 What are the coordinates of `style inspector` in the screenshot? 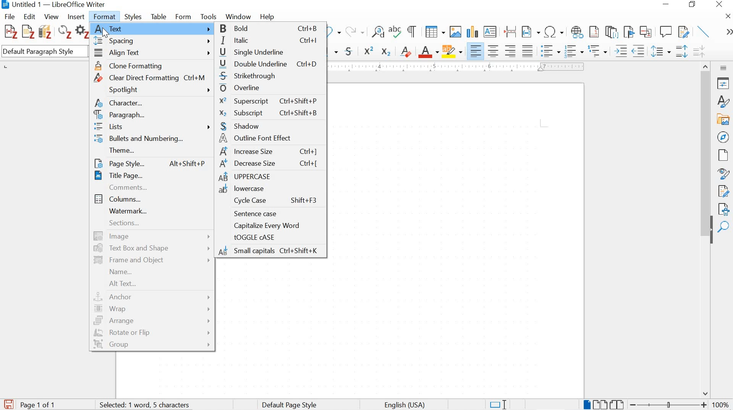 It's located at (725, 174).